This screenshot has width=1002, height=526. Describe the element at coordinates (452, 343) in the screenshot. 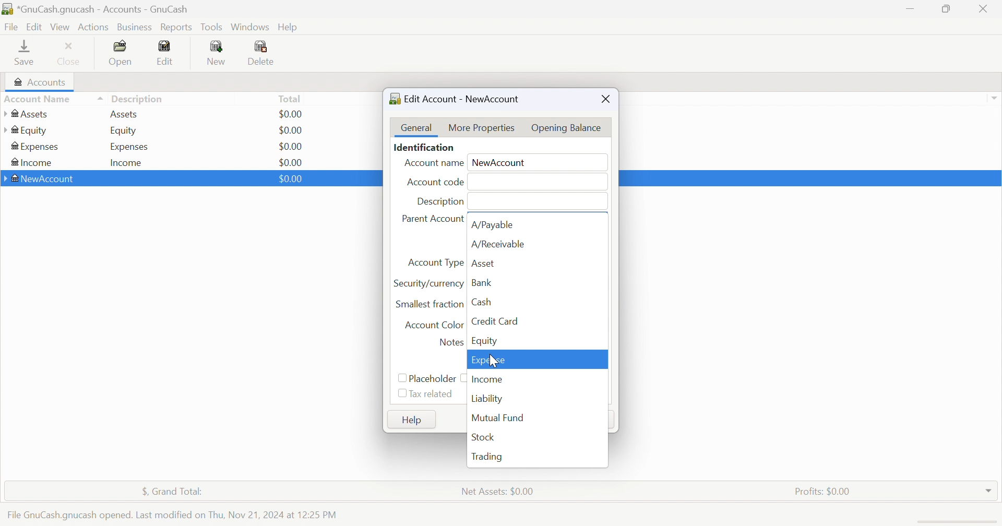

I see `Notes` at that location.